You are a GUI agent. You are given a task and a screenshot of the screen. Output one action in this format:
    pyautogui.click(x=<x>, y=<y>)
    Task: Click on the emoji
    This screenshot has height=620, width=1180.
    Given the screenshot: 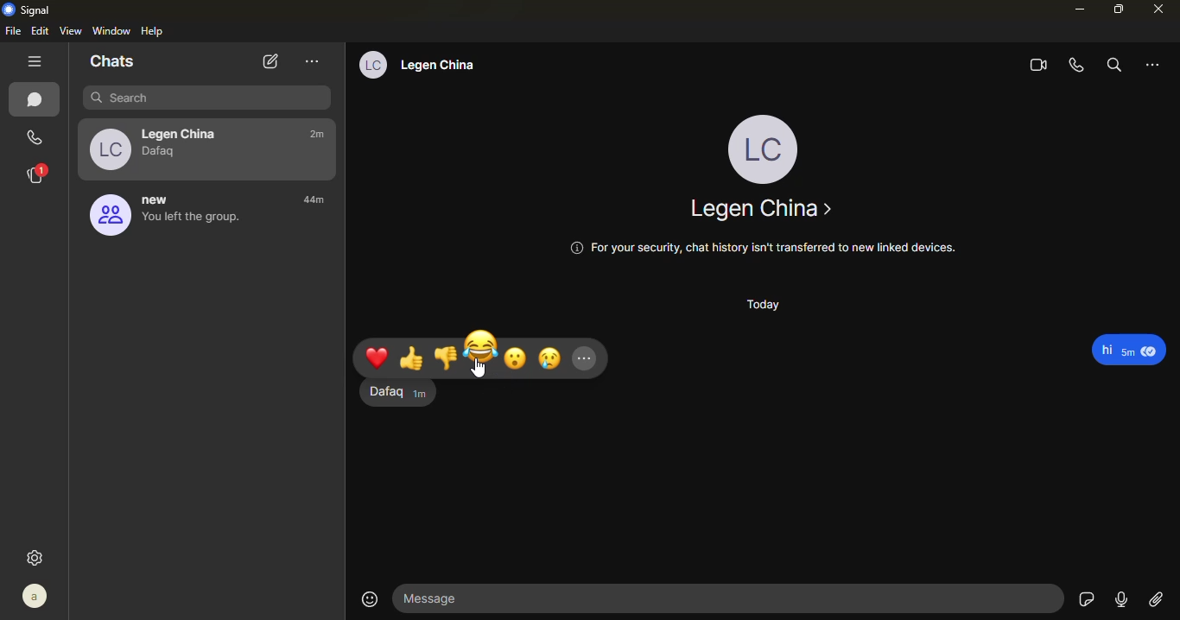 What is the action you would take?
    pyautogui.click(x=370, y=598)
    